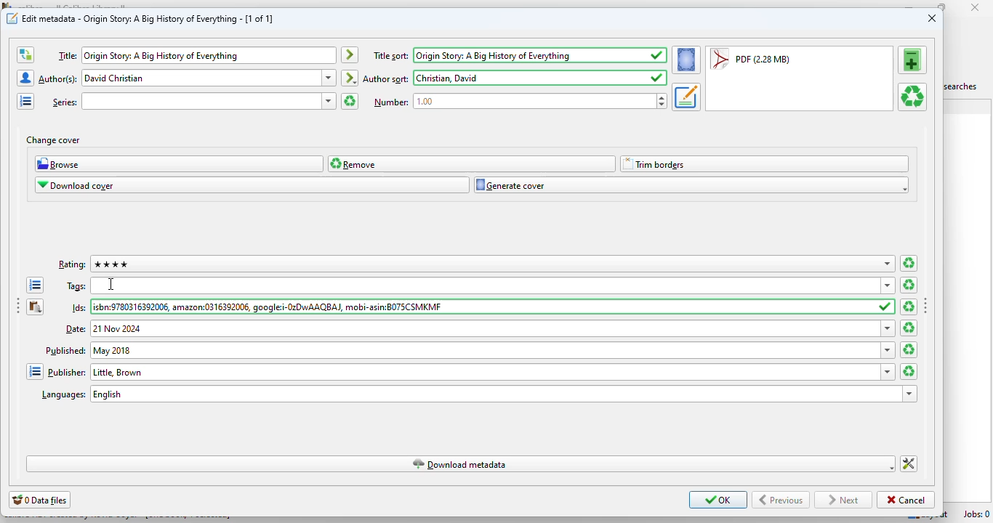  Describe the element at coordinates (148, 18) in the screenshot. I see `edit metadata - Origin Story: A Big History of Everything - [1 of 1]` at that location.